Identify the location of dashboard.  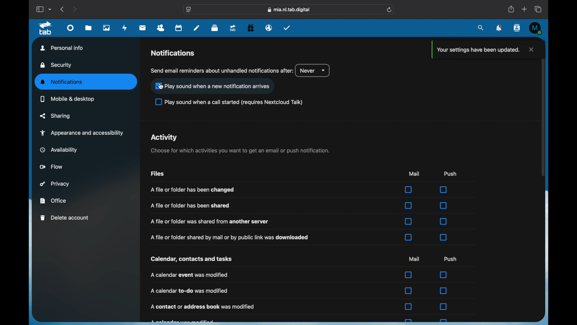
(71, 29).